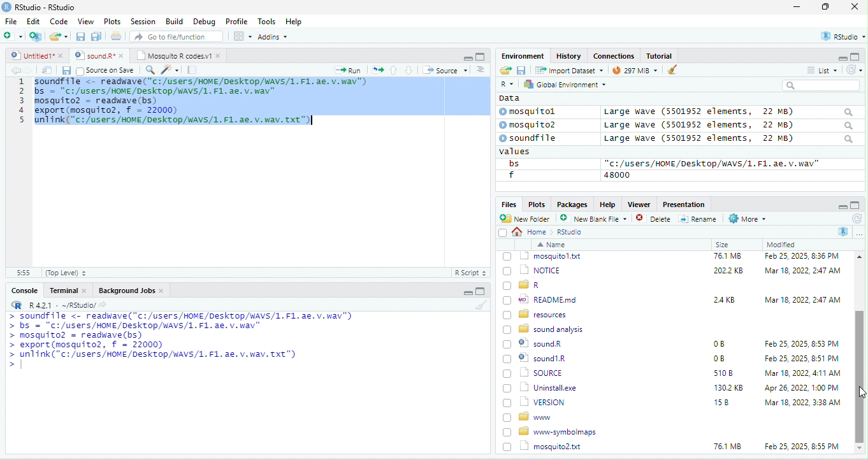 This screenshot has height=460, width=868. What do you see at coordinates (655, 219) in the screenshot?
I see `Delete` at bounding box center [655, 219].